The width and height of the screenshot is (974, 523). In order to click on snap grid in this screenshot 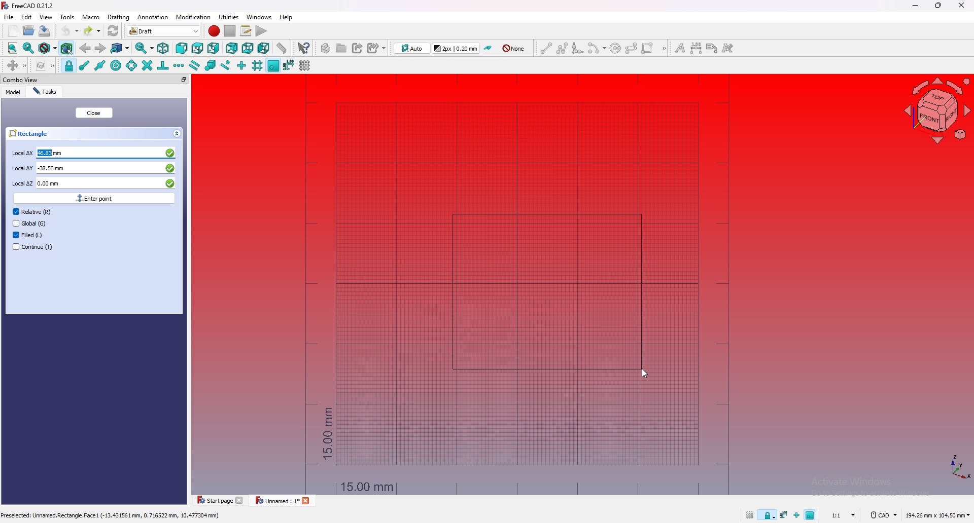, I will do `click(257, 65)`.